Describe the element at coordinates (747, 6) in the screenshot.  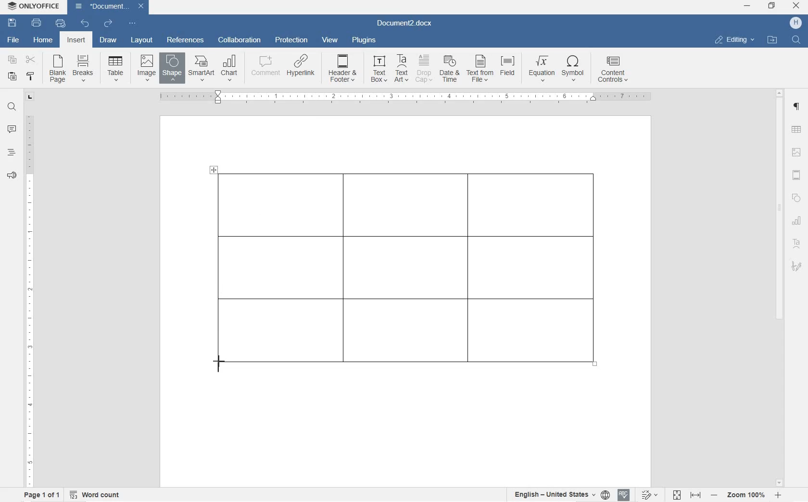
I see `minimize` at that location.